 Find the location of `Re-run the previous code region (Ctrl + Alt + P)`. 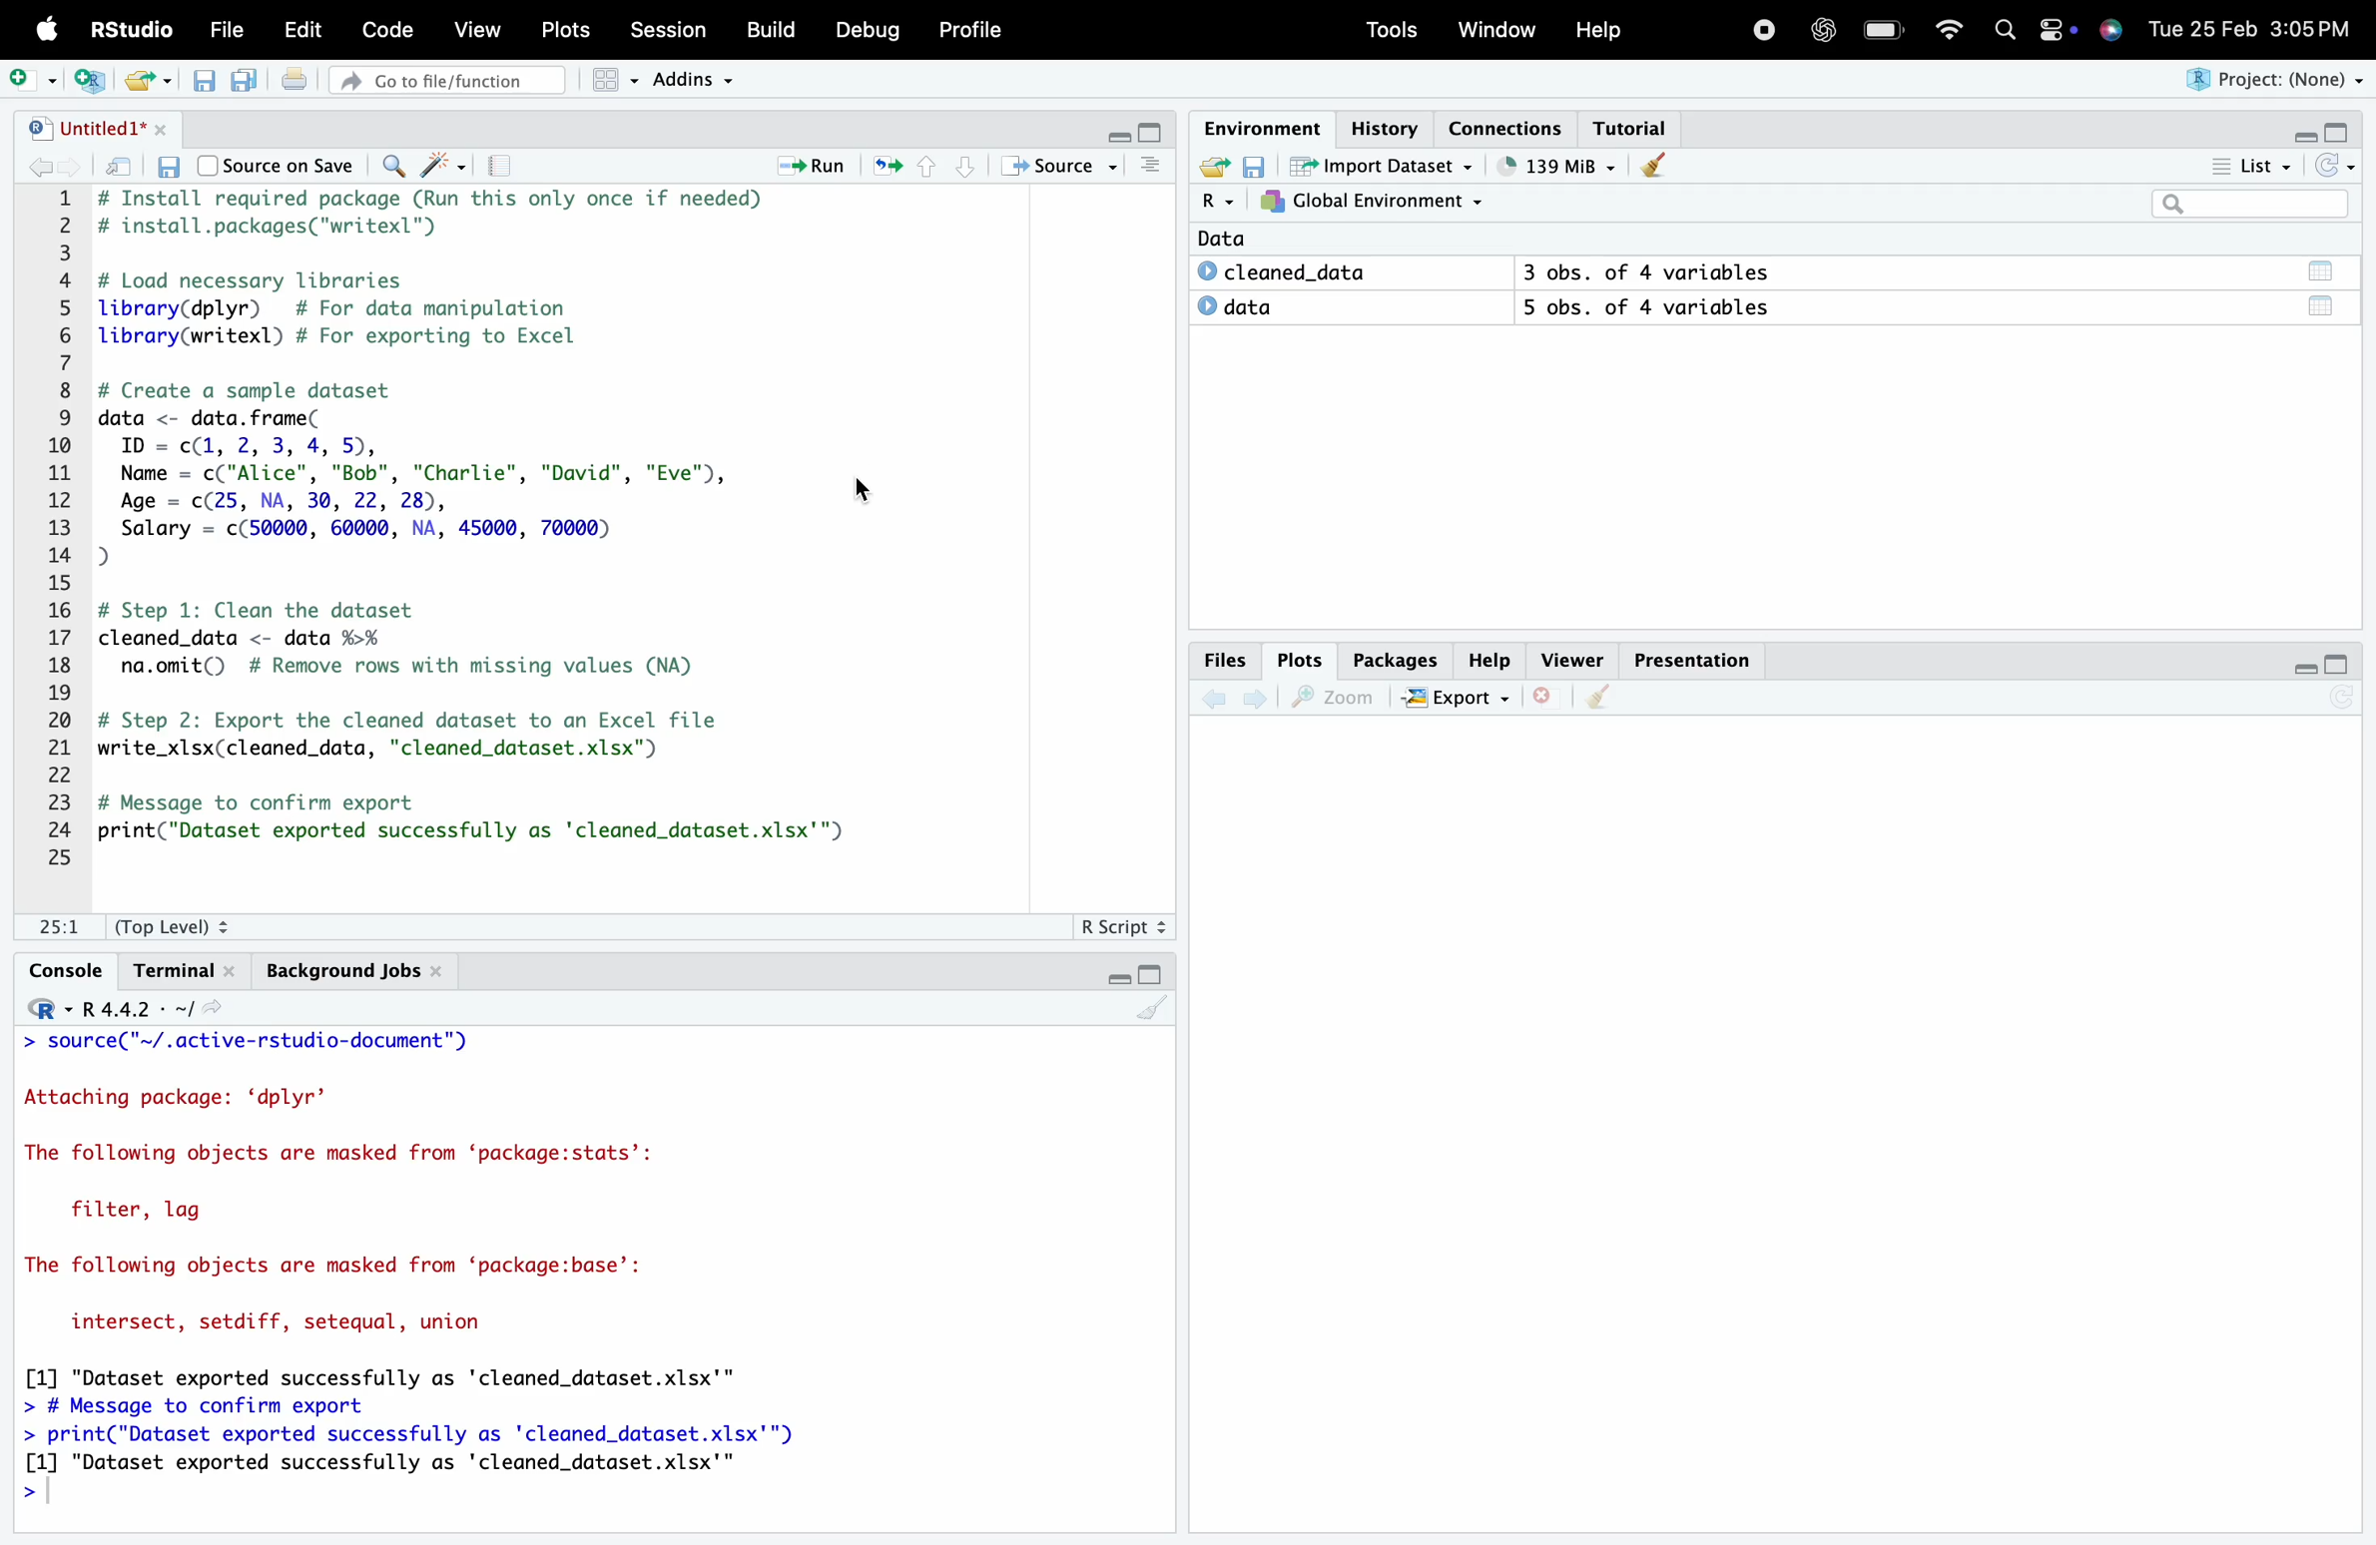

Re-run the previous code region (Ctrl + Alt + P) is located at coordinates (884, 167).